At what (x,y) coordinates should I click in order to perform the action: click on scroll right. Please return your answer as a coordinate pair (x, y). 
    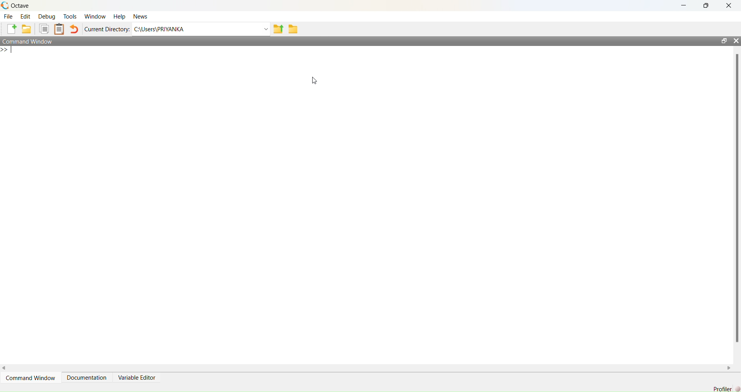
    Looking at the image, I should click on (729, 368).